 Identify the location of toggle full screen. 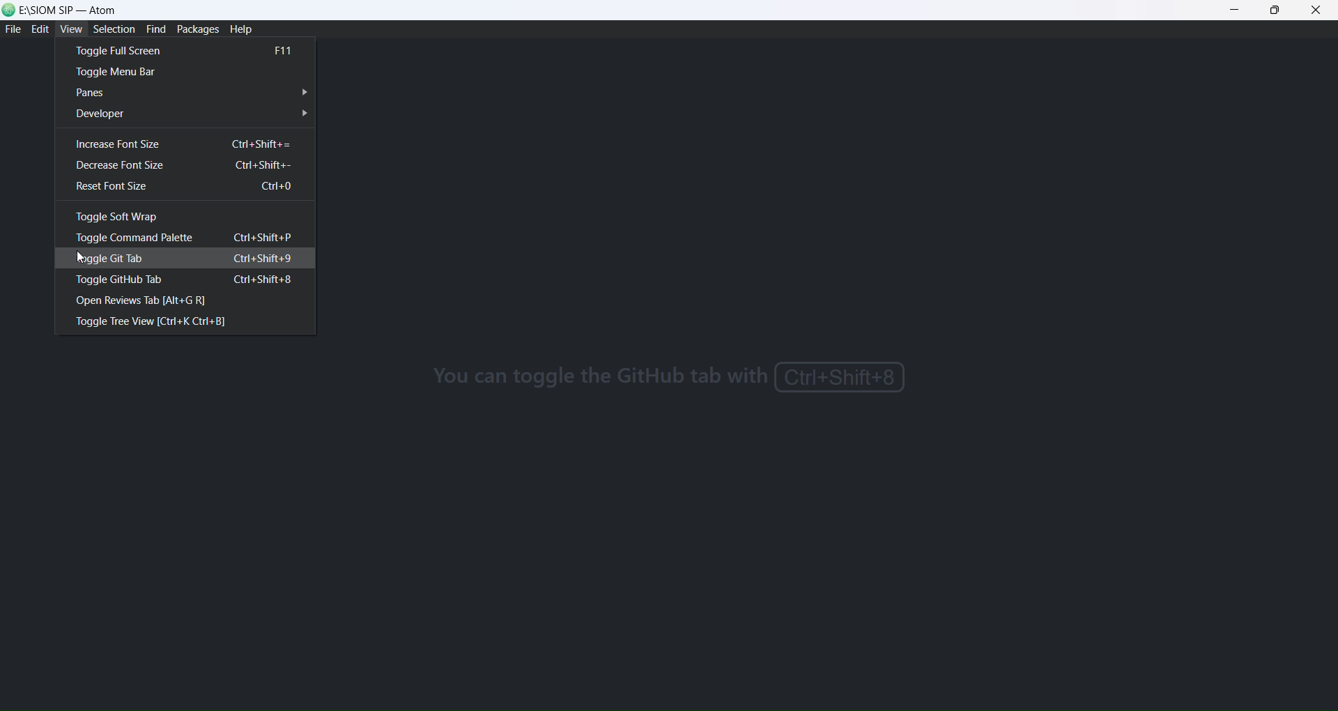
(185, 49).